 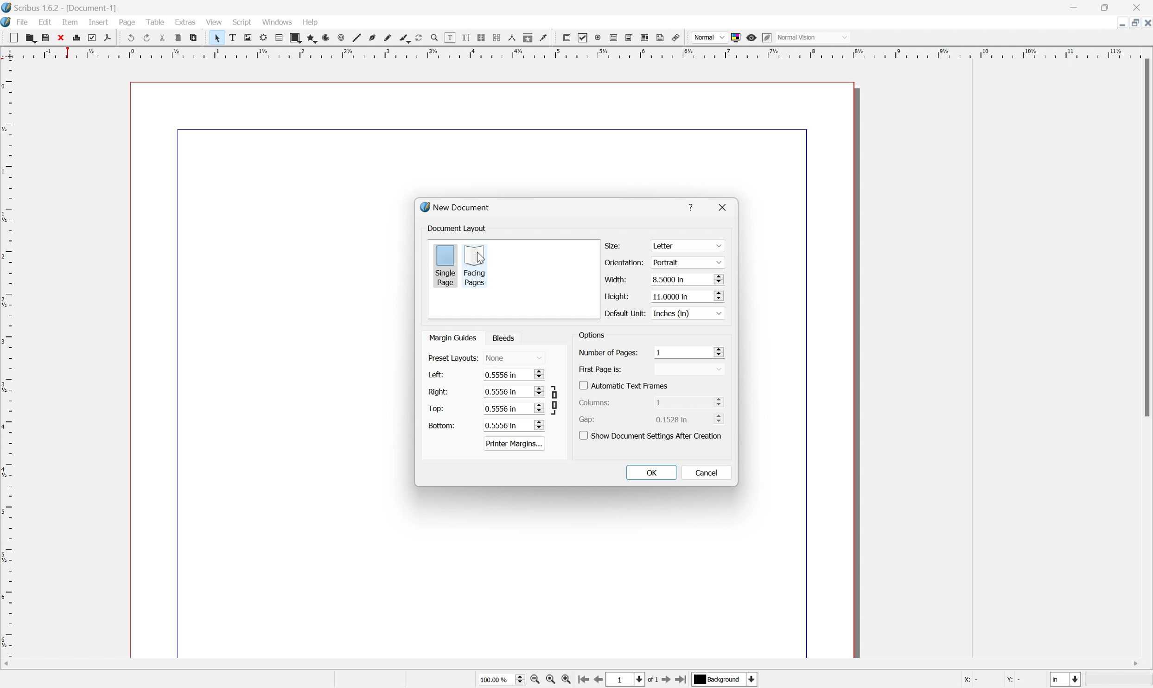 I want to click on Bottom:, so click(x=442, y=425).